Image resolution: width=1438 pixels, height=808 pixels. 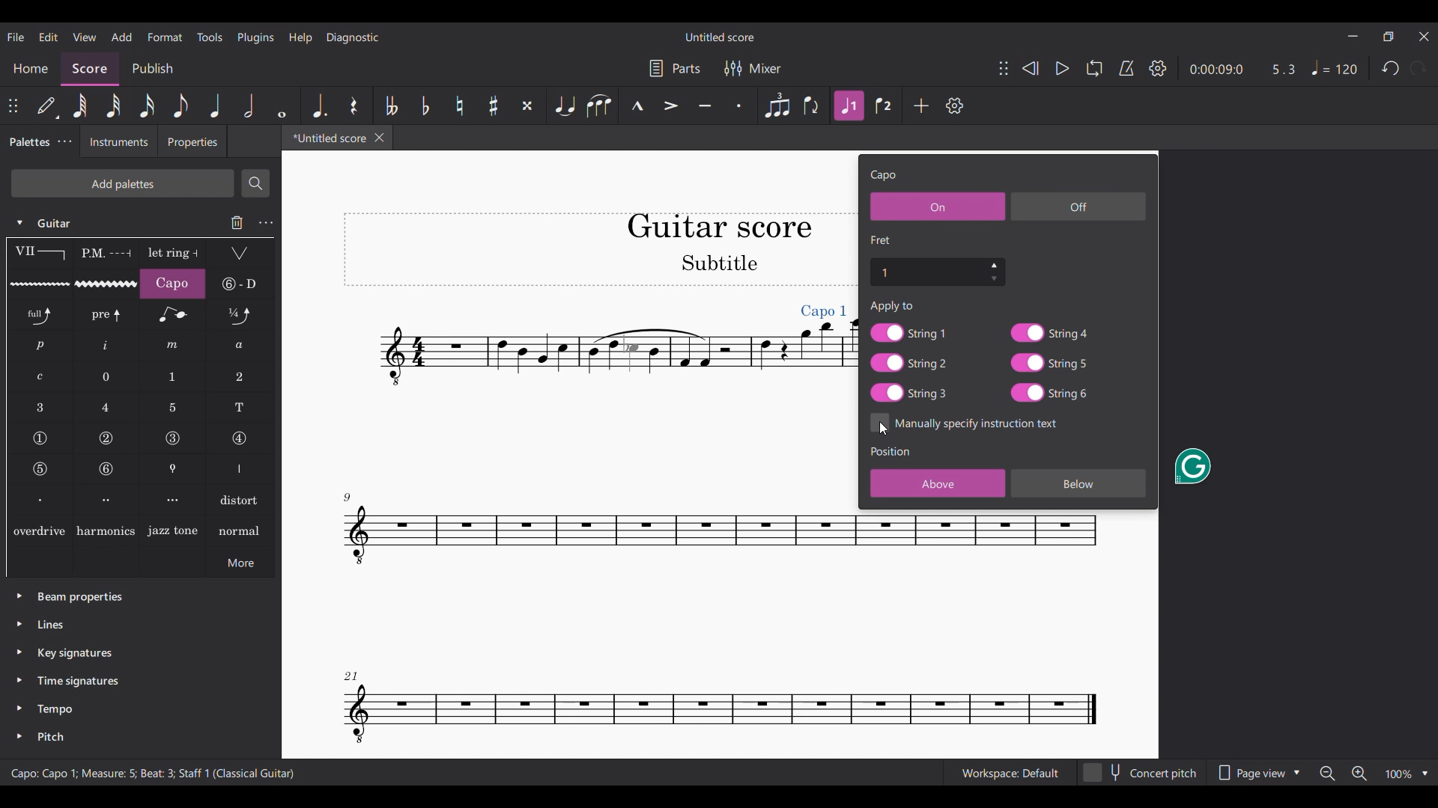 I want to click on LH guitar fingering 0, so click(x=107, y=376).